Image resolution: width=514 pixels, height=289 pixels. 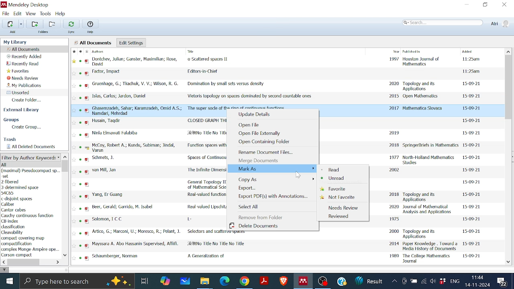 What do you see at coordinates (443, 22) in the screenshot?
I see `Search` at bounding box center [443, 22].